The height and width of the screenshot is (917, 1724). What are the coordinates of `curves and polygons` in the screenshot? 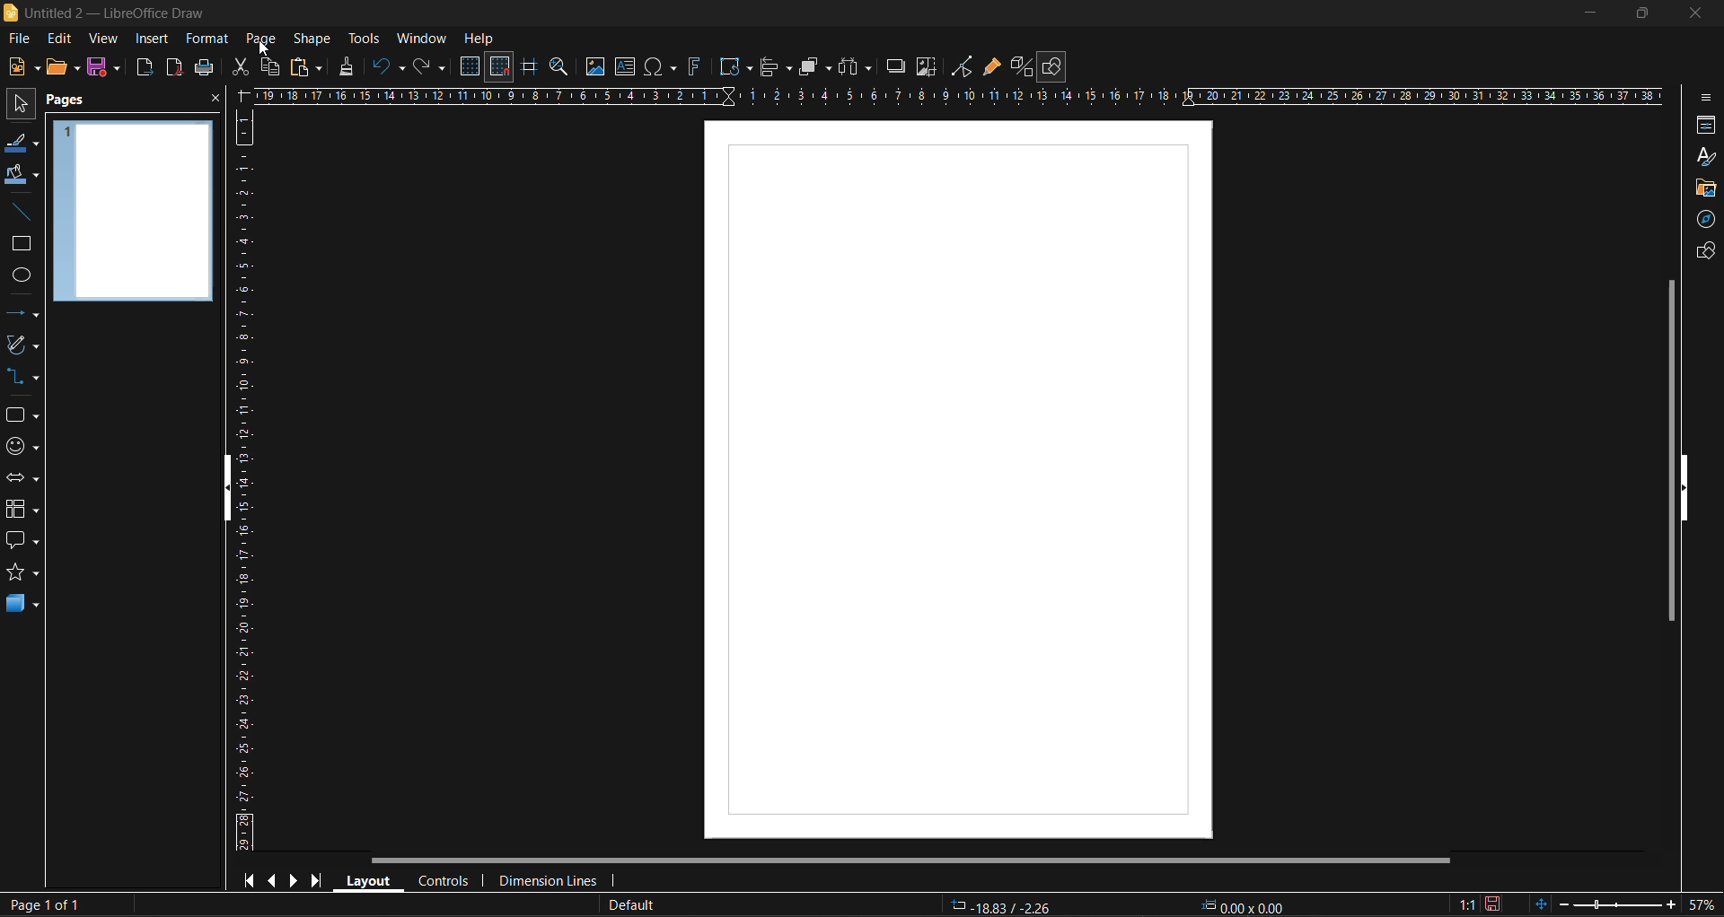 It's located at (23, 345).